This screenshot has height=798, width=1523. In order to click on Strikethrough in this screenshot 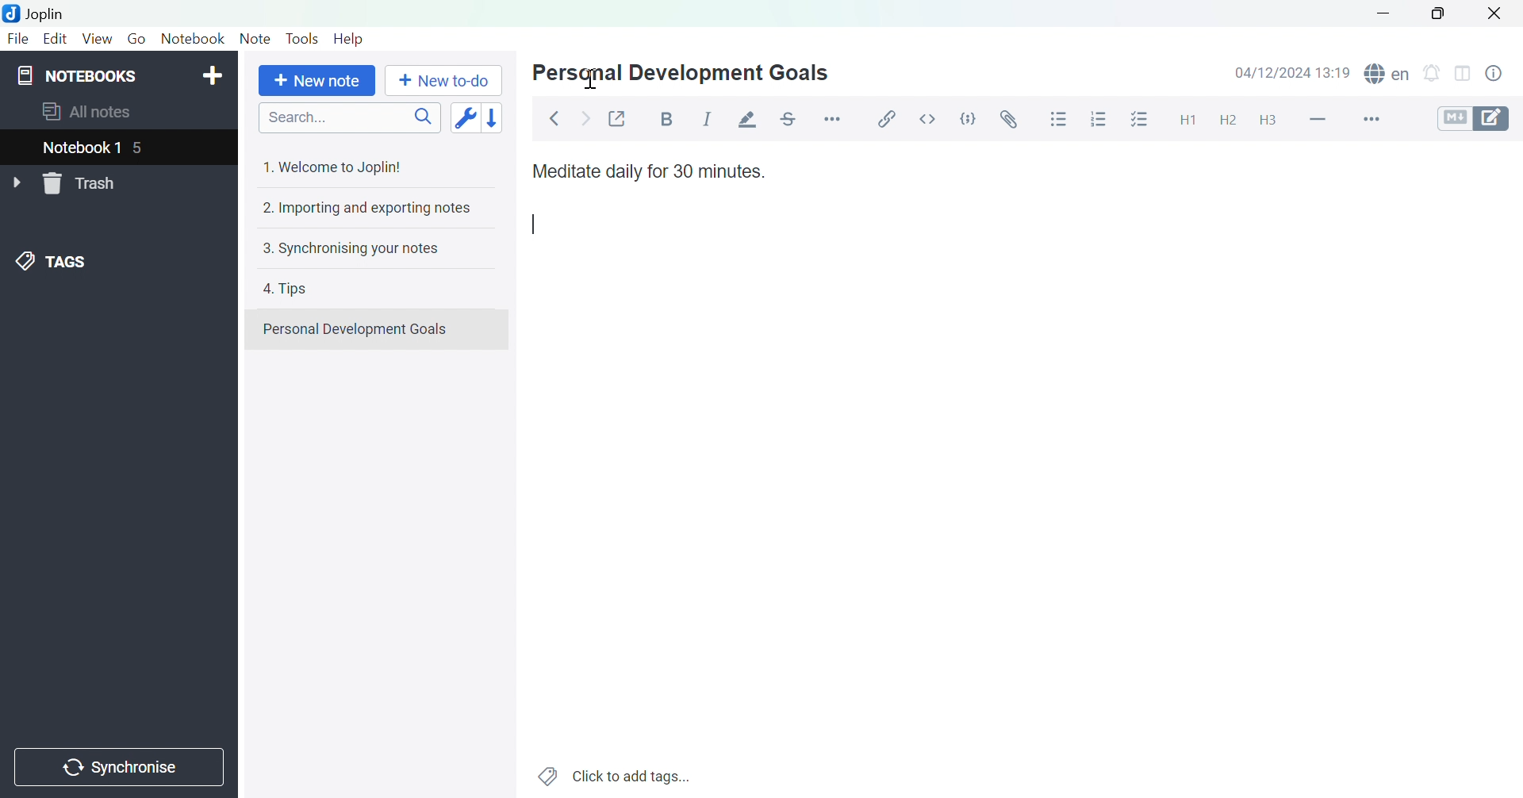, I will do `click(792, 116)`.